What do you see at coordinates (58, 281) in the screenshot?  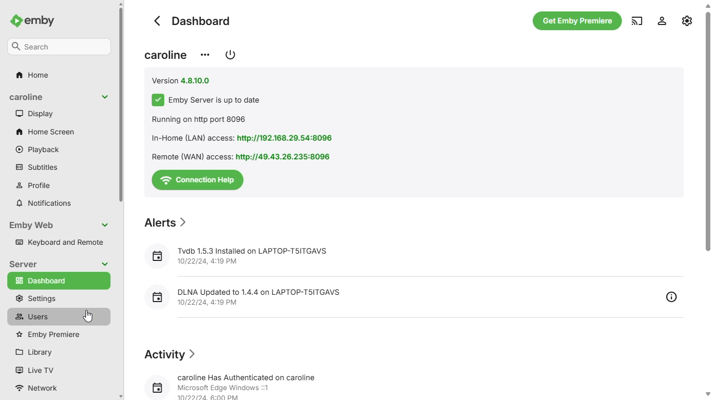 I see `dashboard` at bounding box center [58, 281].